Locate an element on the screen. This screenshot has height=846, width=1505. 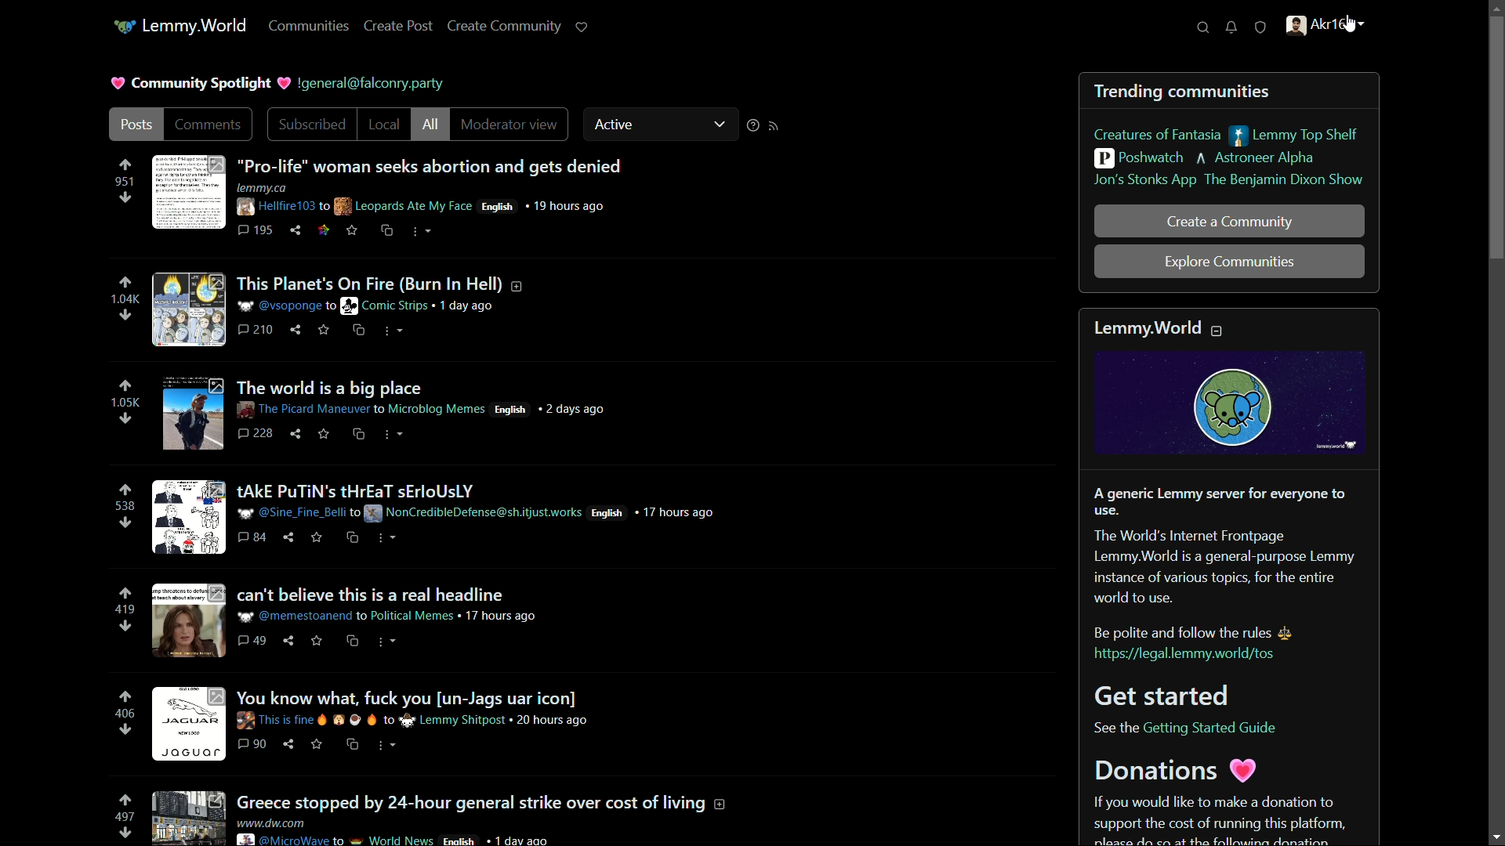
icon is located at coordinates (124, 27).